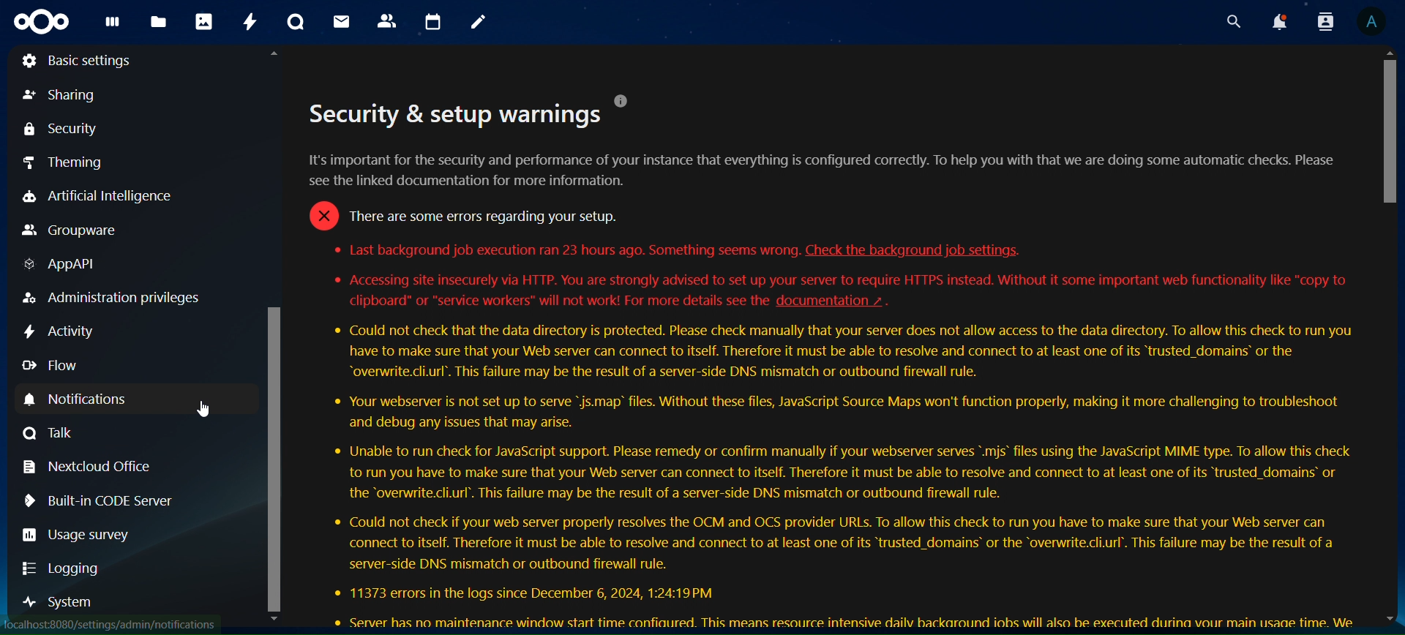  What do you see at coordinates (68, 127) in the screenshot?
I see `security` at bounding box center [68, 127].